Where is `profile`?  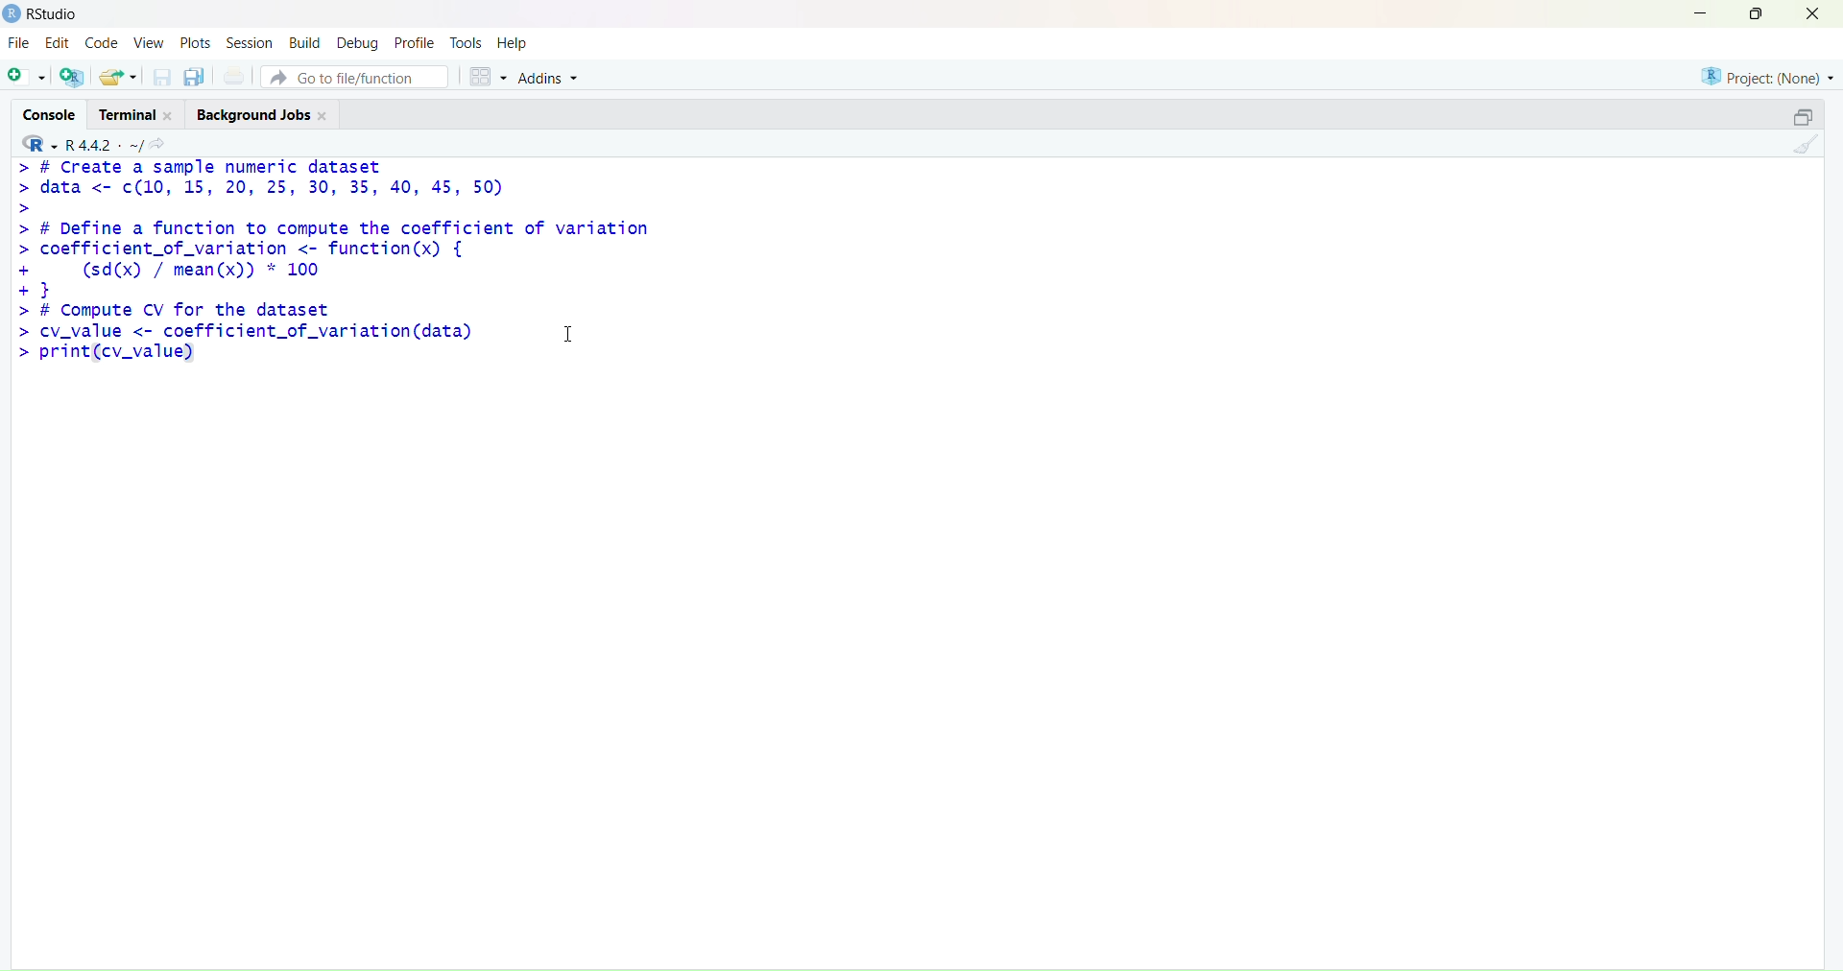 profile is located at coordinates (415, 44).